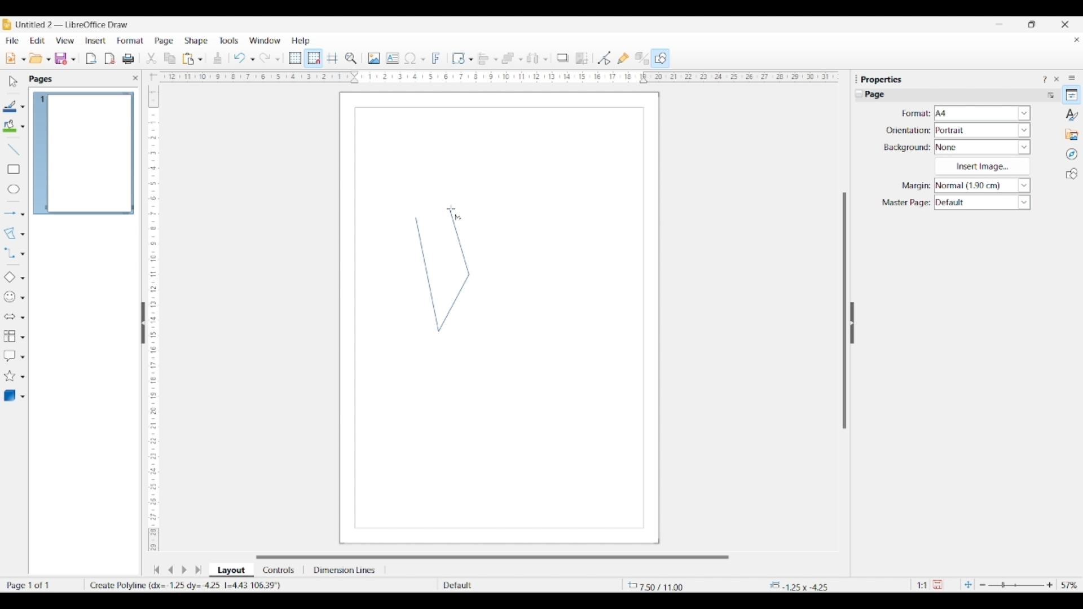 The image size is (1083, 609). I want to click on Line color options, so click(23, 107).